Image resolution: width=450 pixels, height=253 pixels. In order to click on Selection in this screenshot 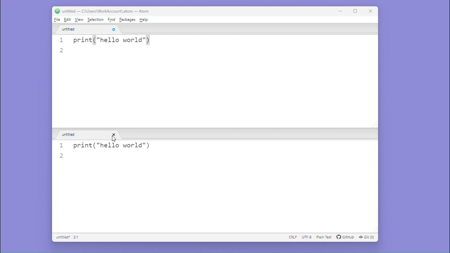, I will do `click(96, 20)`.